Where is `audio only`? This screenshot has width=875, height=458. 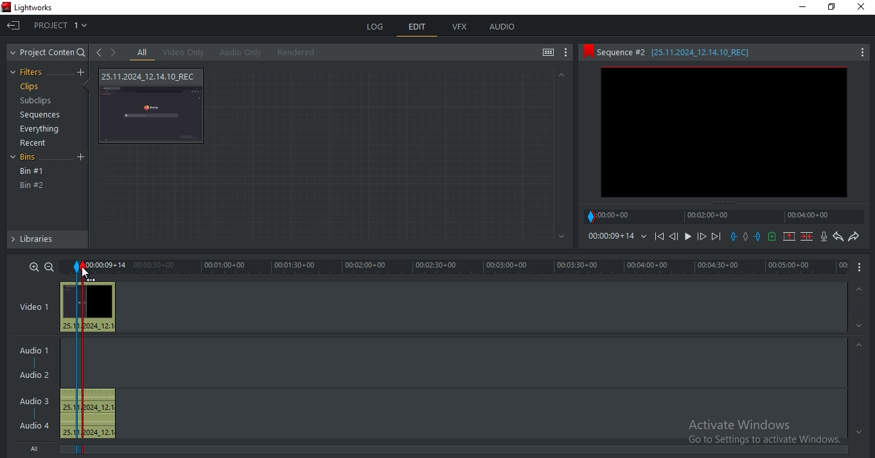
audio only is located at coordinates (238, 53).